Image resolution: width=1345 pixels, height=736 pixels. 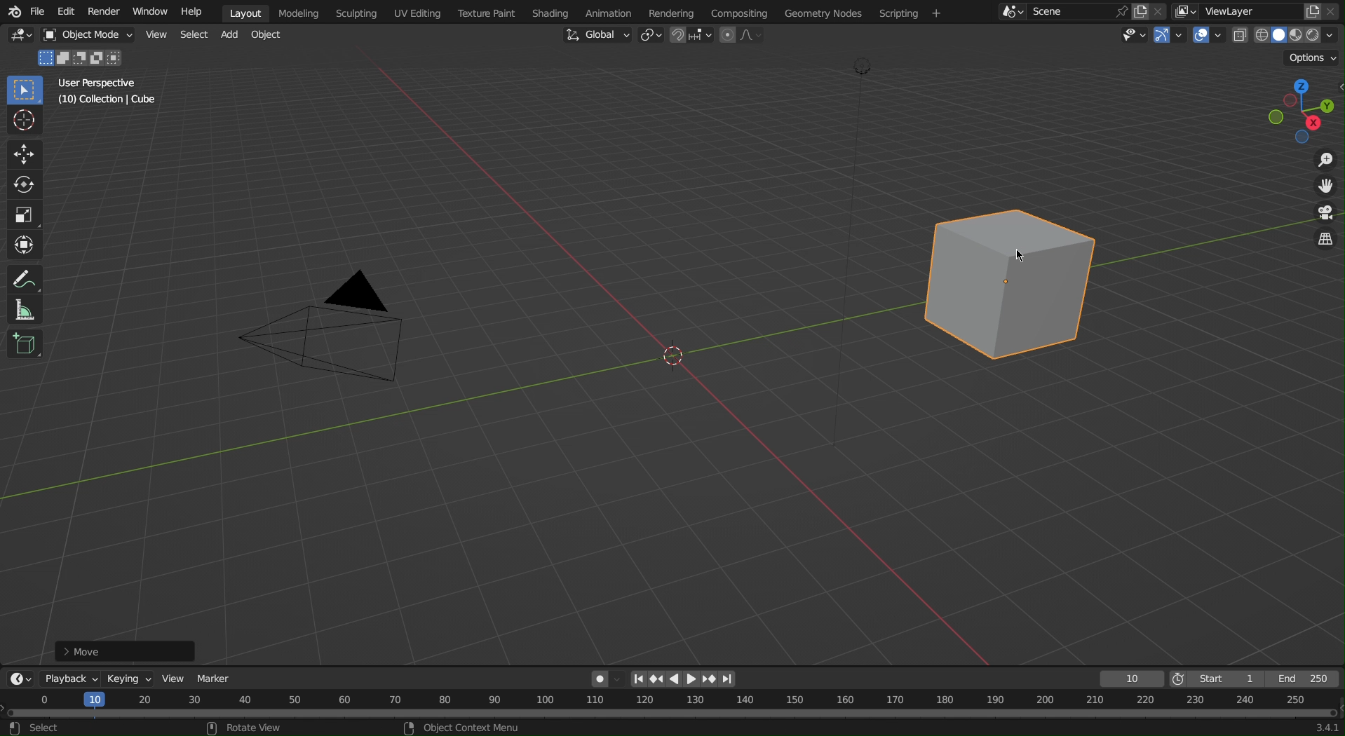 What do you see at coordinates (675, 679) in the screenshot?
I see `left` at bounding box center [675, 679].